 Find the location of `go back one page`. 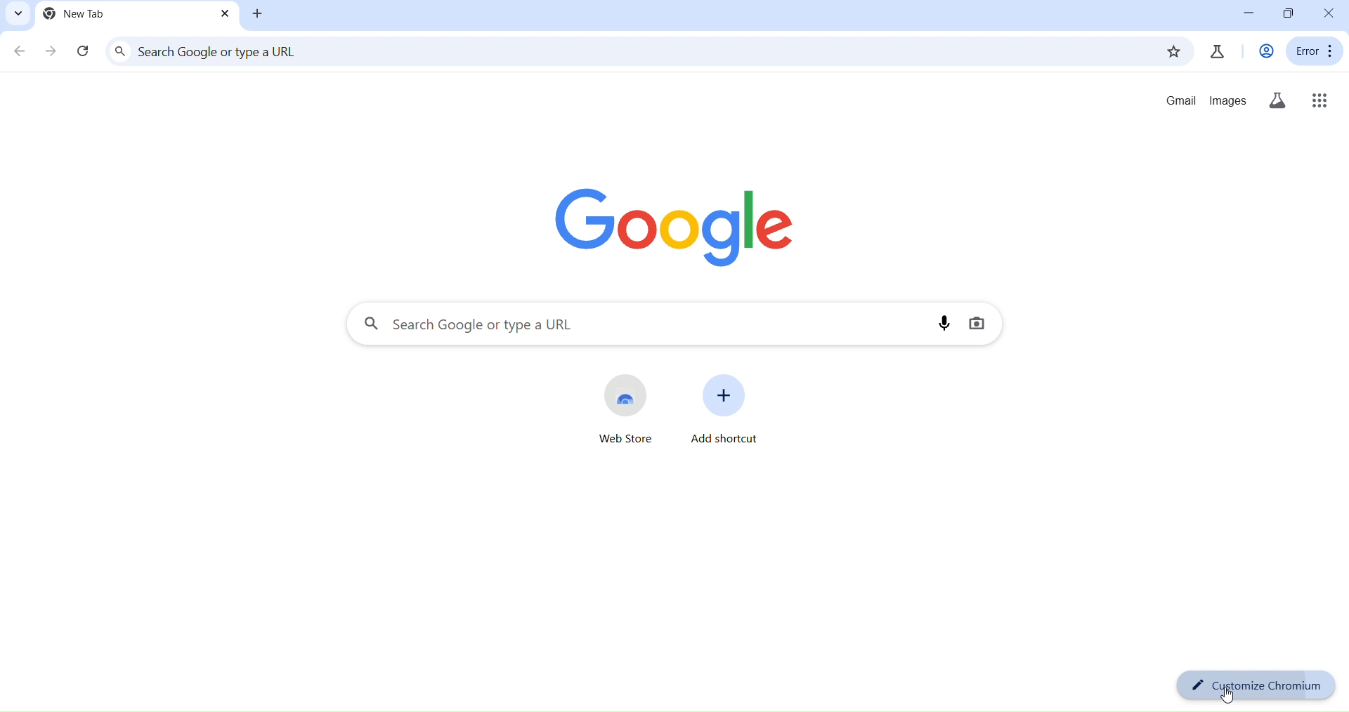

go back one page is located at coordinates (20, 52).